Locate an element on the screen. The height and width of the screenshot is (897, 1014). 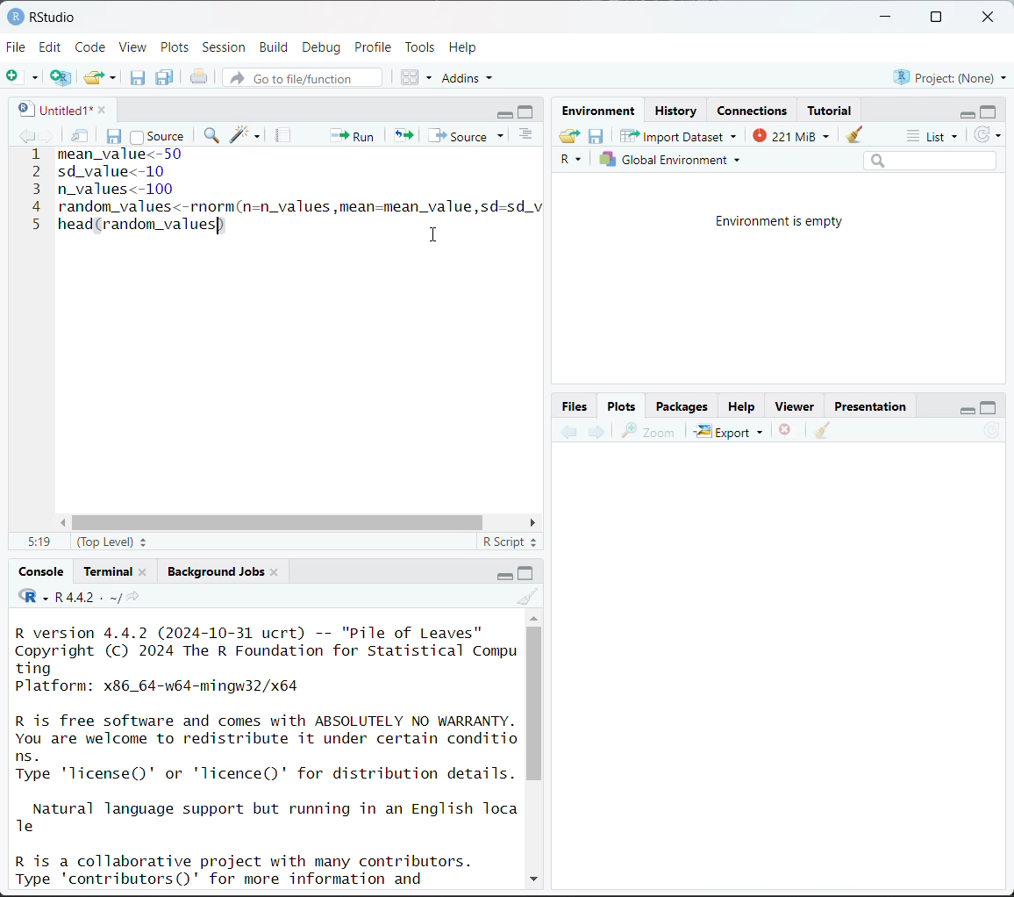
Tutorial is located at coordinates (832, 108).